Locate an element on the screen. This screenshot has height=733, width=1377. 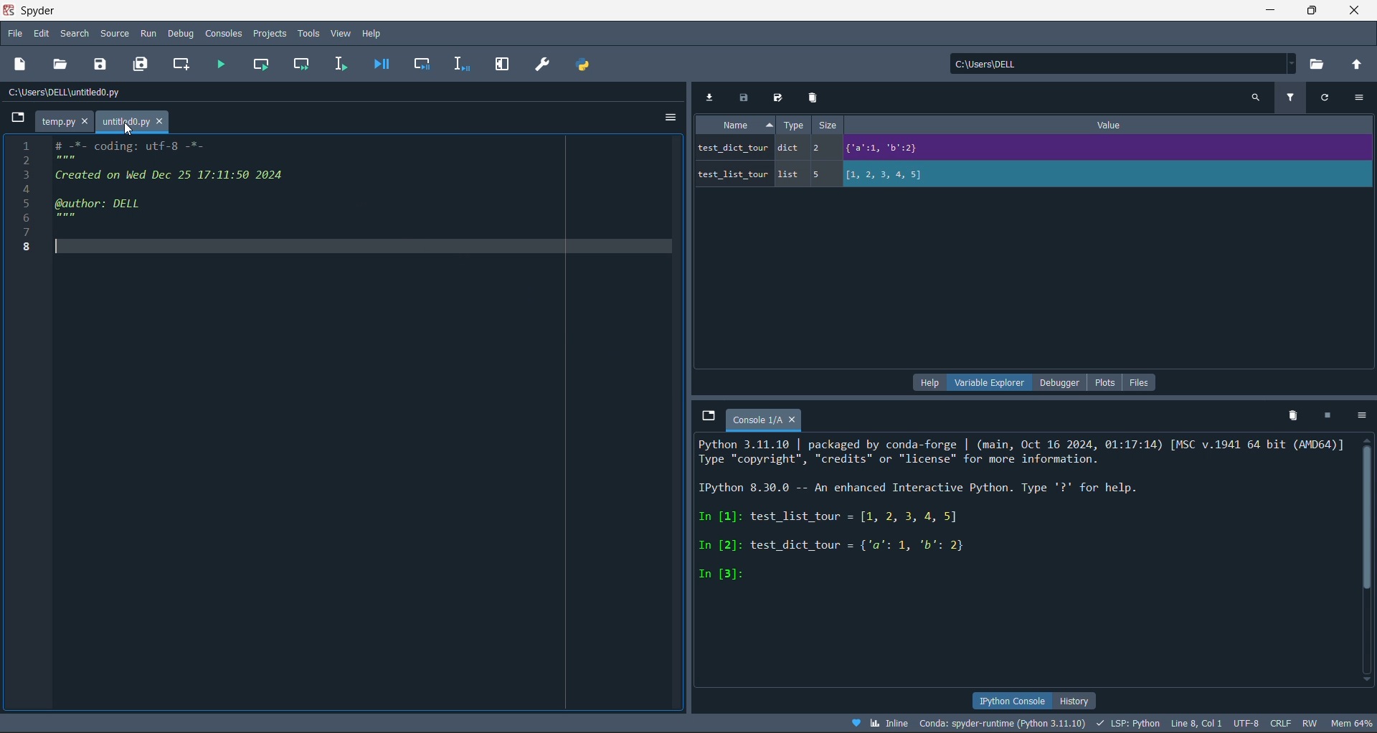
untitled0.py X is located at coordinates (136, 121).